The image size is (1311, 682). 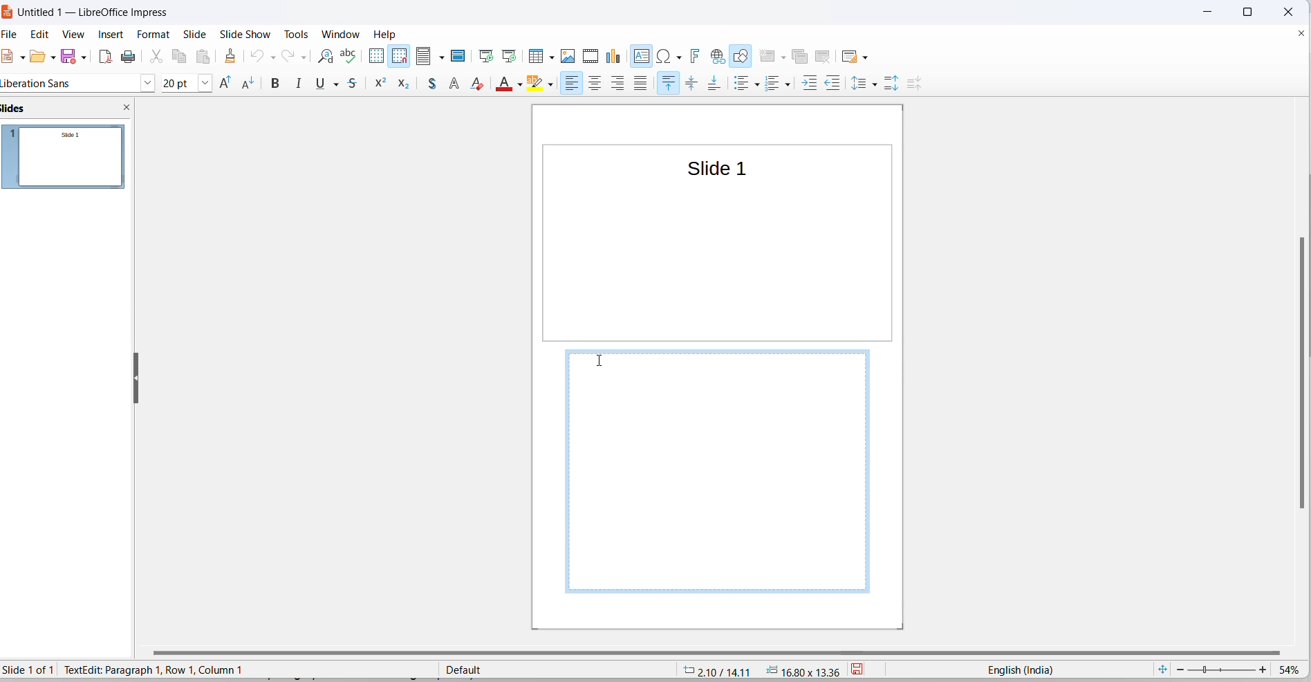 What do you see at coordinates (352, 57) in the screenshot?
I see `spellings ` at bounding box center [352, 57].